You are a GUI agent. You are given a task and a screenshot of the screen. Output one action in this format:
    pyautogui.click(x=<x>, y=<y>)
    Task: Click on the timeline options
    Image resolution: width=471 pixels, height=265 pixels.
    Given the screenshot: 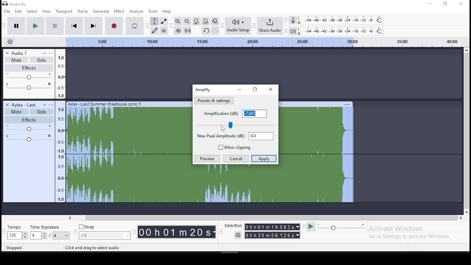 What is the action you would take?
    pyautogui.click(x=10, y=42)
    